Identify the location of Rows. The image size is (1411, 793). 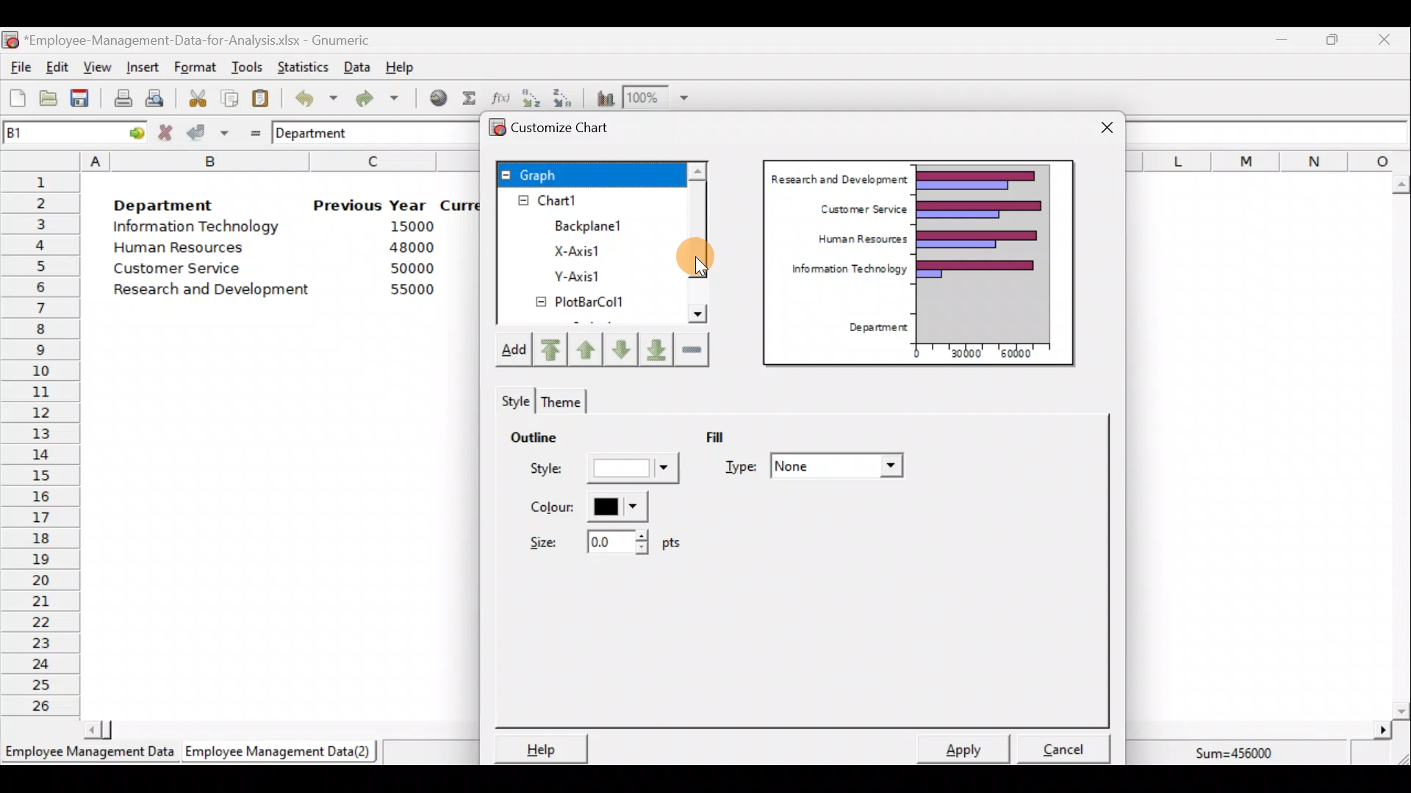
(41, 441).